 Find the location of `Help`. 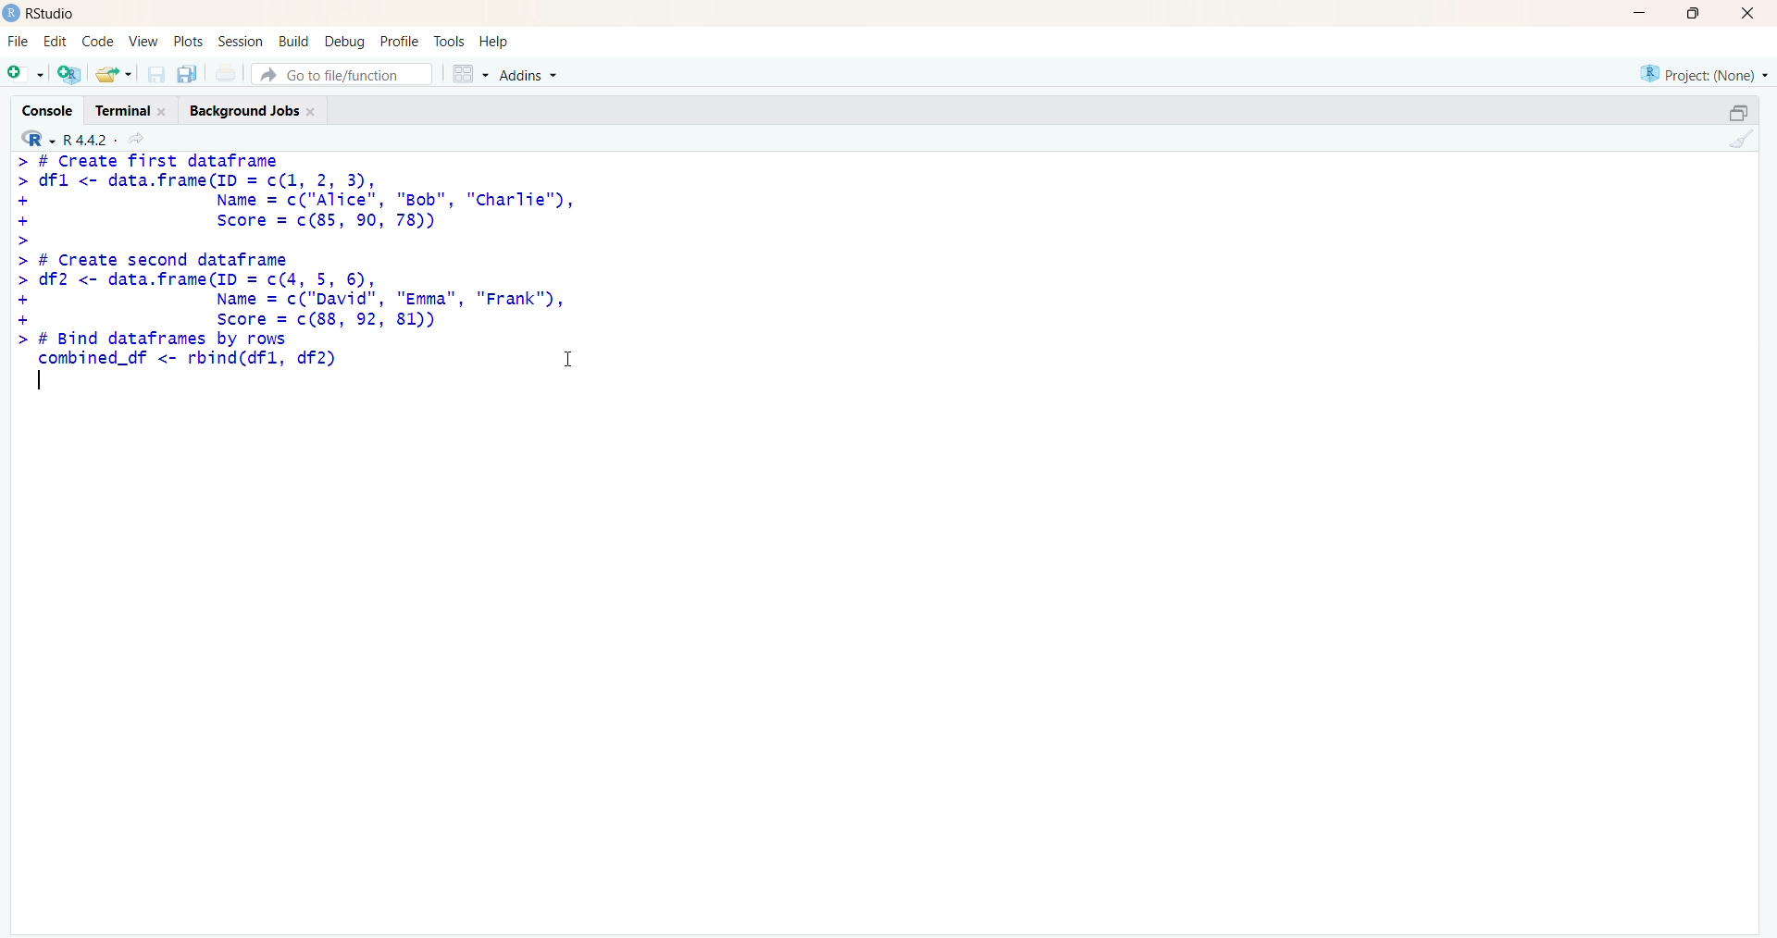

Help is located at coordinates (494, 41).